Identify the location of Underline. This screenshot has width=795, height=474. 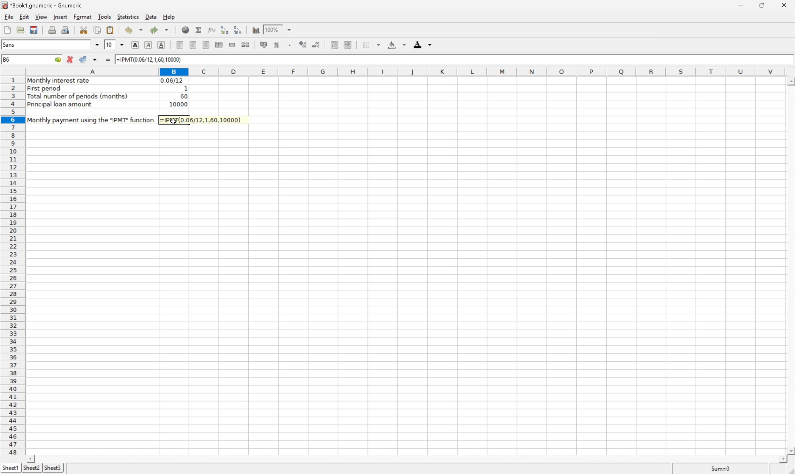
(162, 44).